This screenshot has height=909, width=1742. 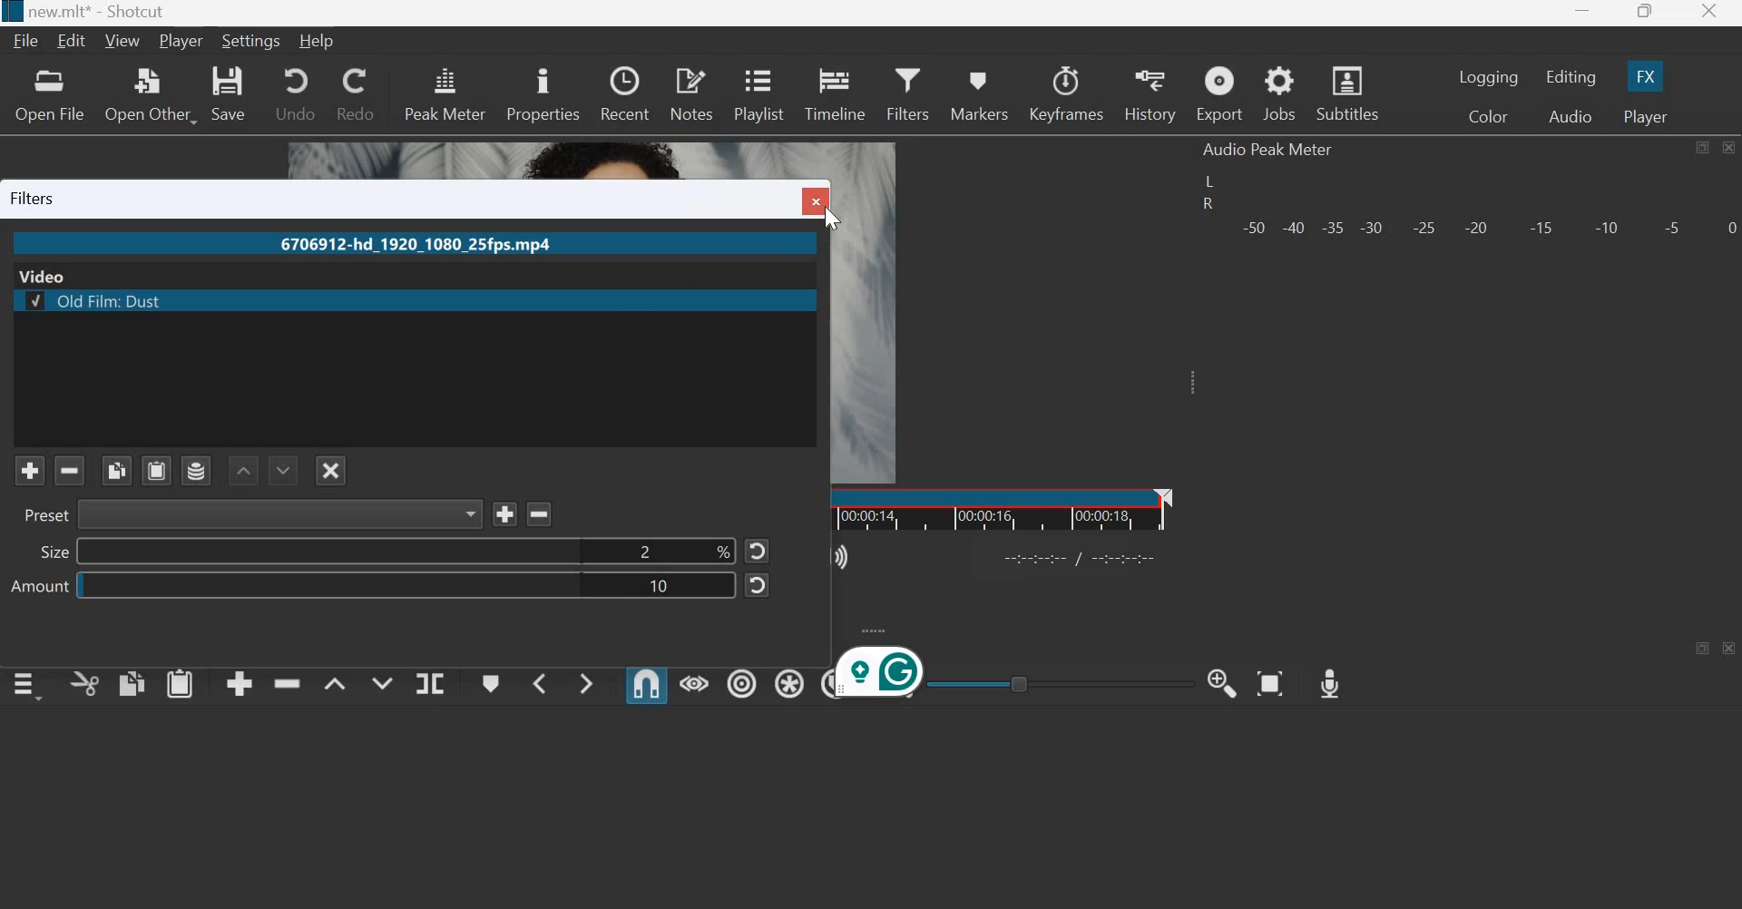 I want to click on Old Film: Dust, so click(x=439, y=299).